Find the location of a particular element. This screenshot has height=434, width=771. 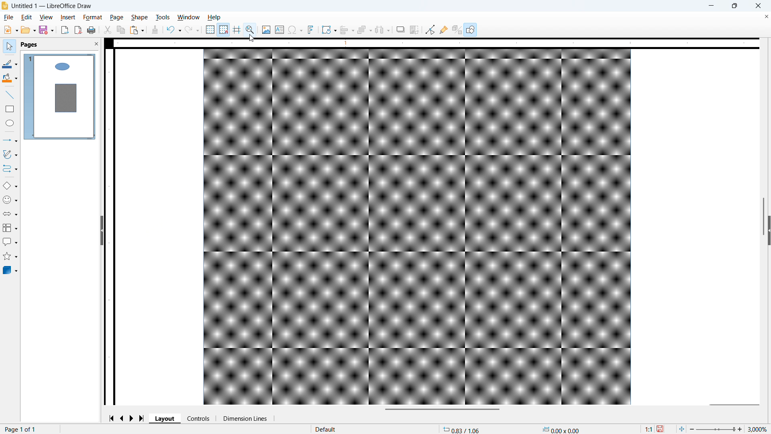

Stars and banners  is located at coordinates (10, 256).